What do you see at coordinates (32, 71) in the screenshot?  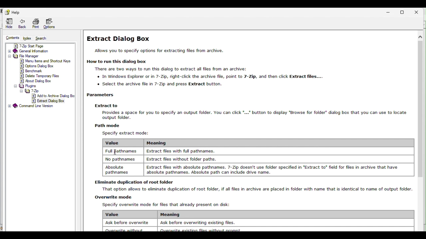 I see `benchmark` at bounding box center [32, 71].